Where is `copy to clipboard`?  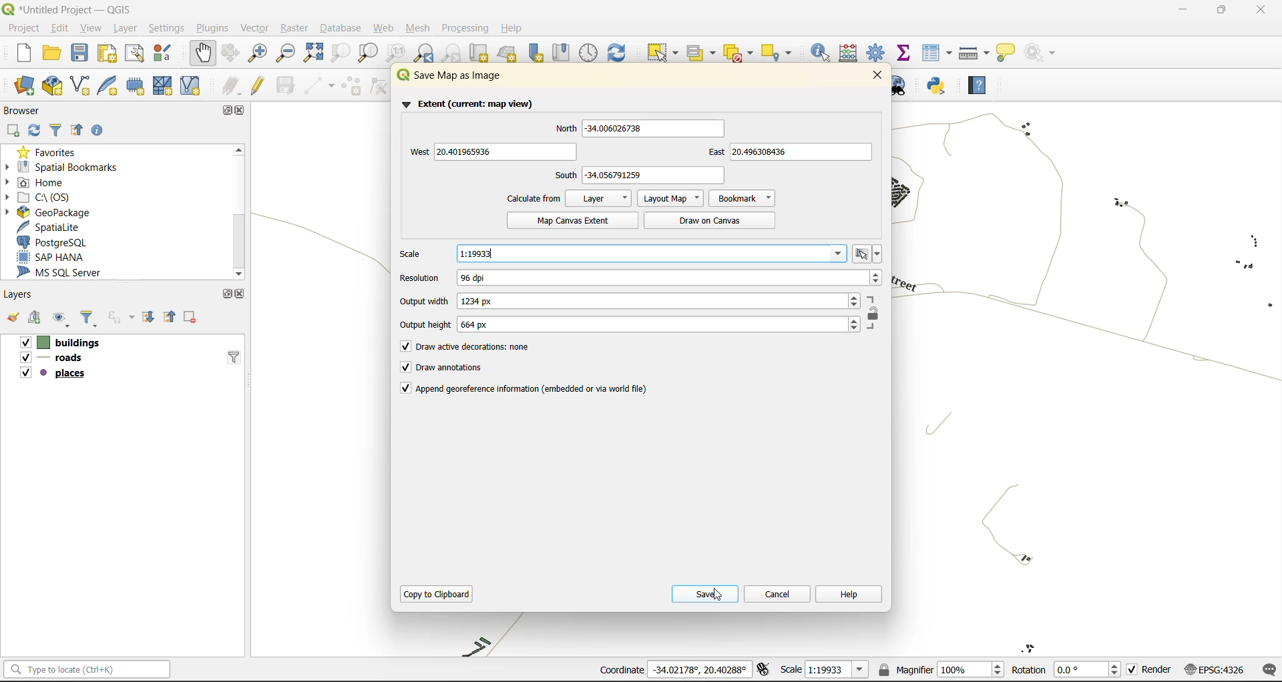 copy to clipboard is located at coordinates (437, 594).